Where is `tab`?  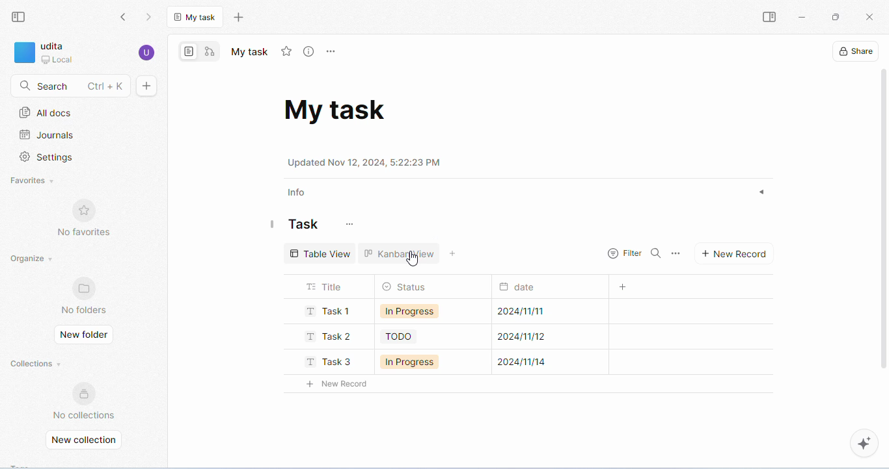 tab is located at coordinates (196, 16).